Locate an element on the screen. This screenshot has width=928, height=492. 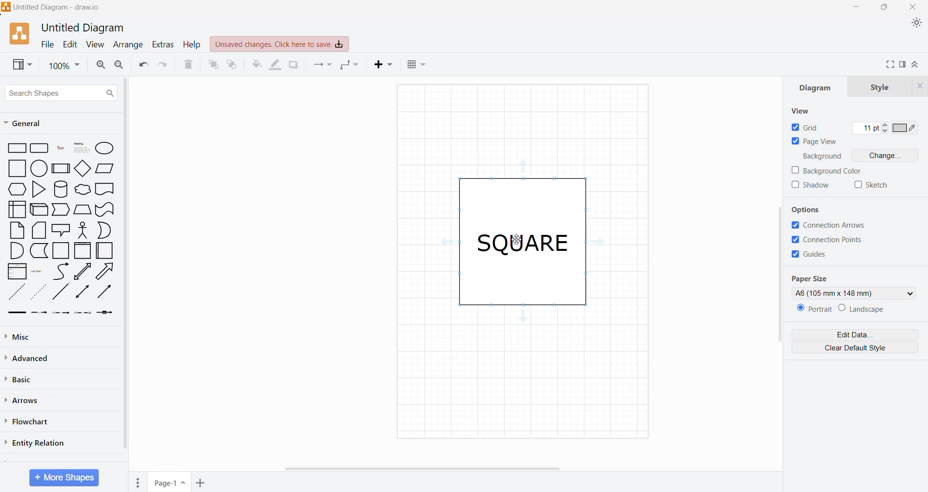
Diagram is located at coordinates (818, 88).